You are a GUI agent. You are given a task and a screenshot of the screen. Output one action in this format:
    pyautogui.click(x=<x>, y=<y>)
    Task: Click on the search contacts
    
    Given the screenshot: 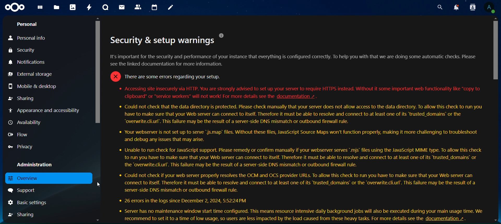 What is the action you would take?
    pyautogui.click(x=473, y=7)
    